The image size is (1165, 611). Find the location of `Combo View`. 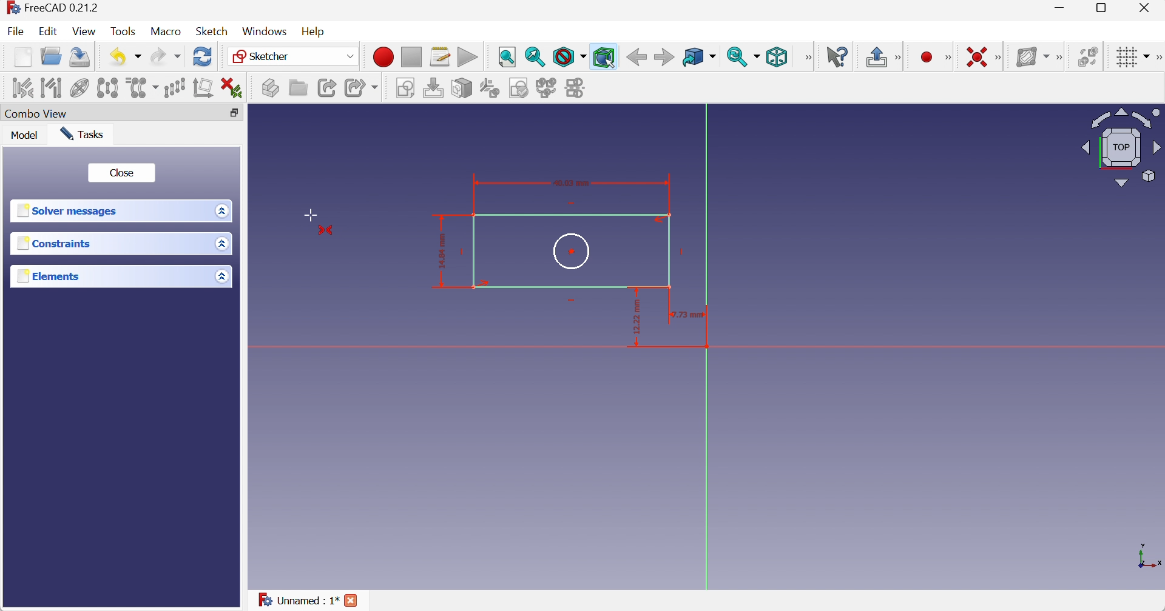

Combo View is located at coordinates (36, 115).